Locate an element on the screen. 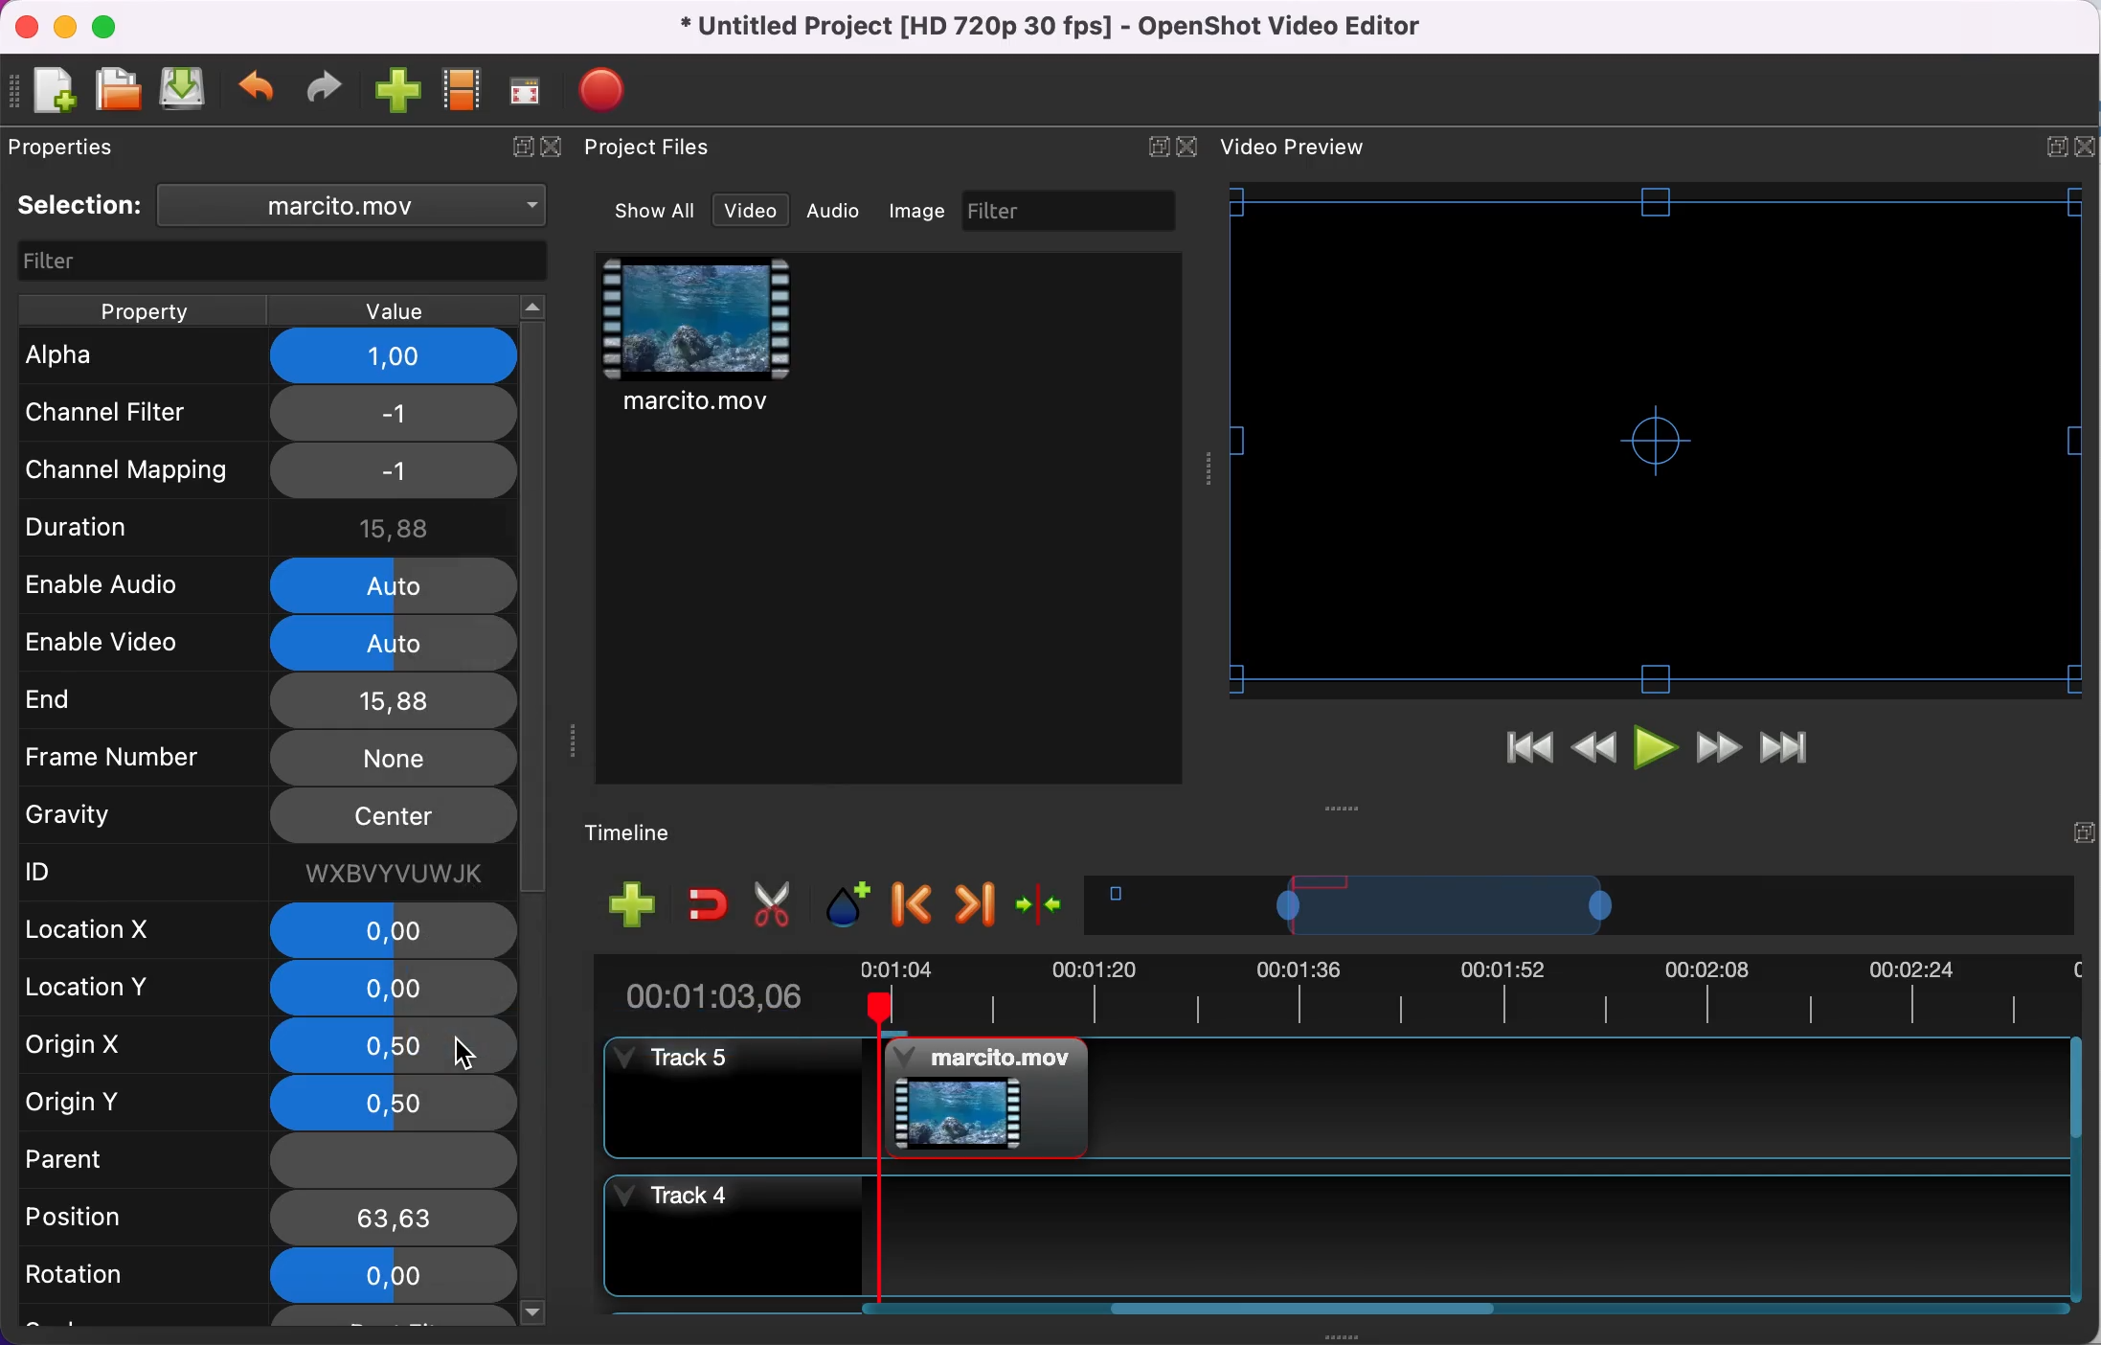 Image resolution: width=2101 pixels, height=1345 pixels. project files is located at coordinates (651, 148).